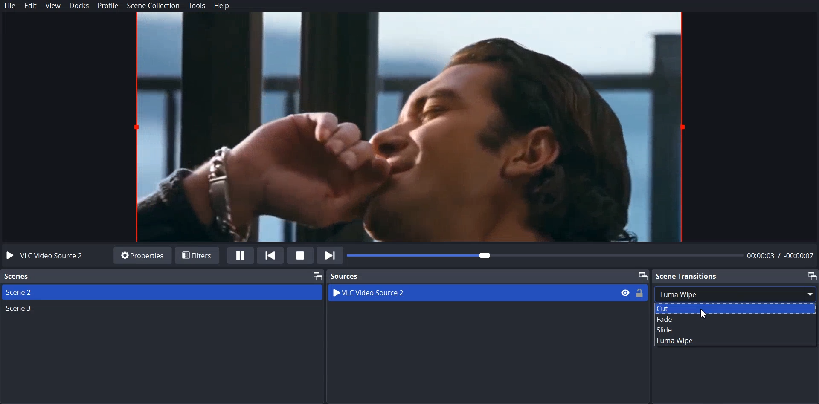 The width and height of the screenshot is (819, 404). I want to click on Previously Playlist, so click(271, 255).